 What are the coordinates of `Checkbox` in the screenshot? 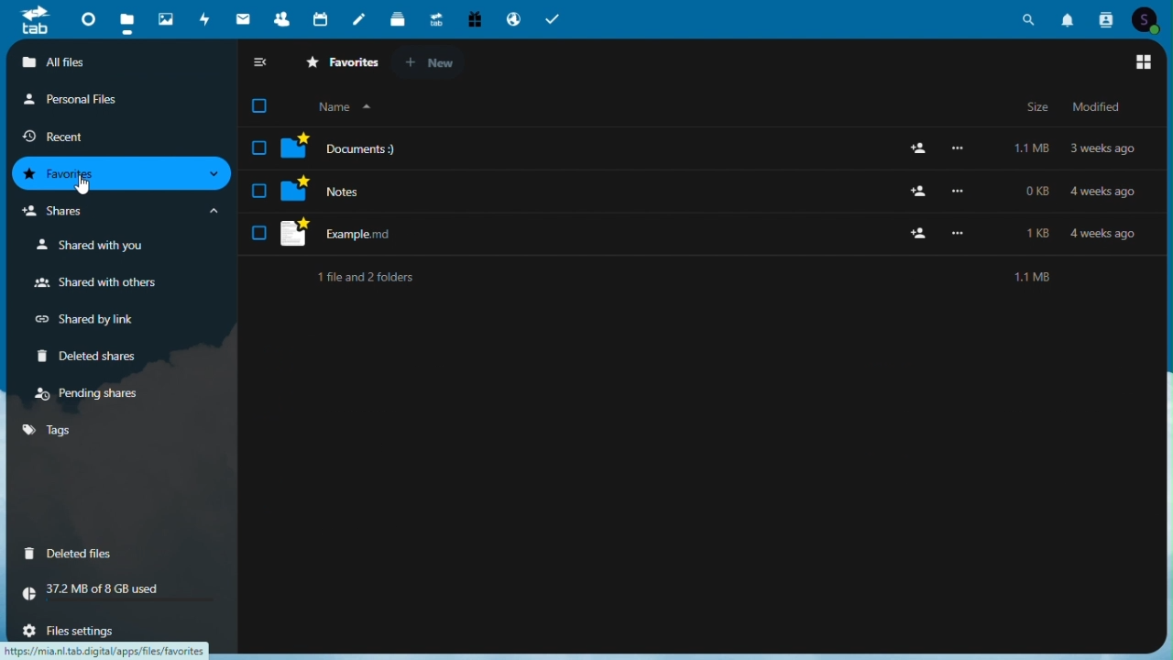 It's located at (259, 106).